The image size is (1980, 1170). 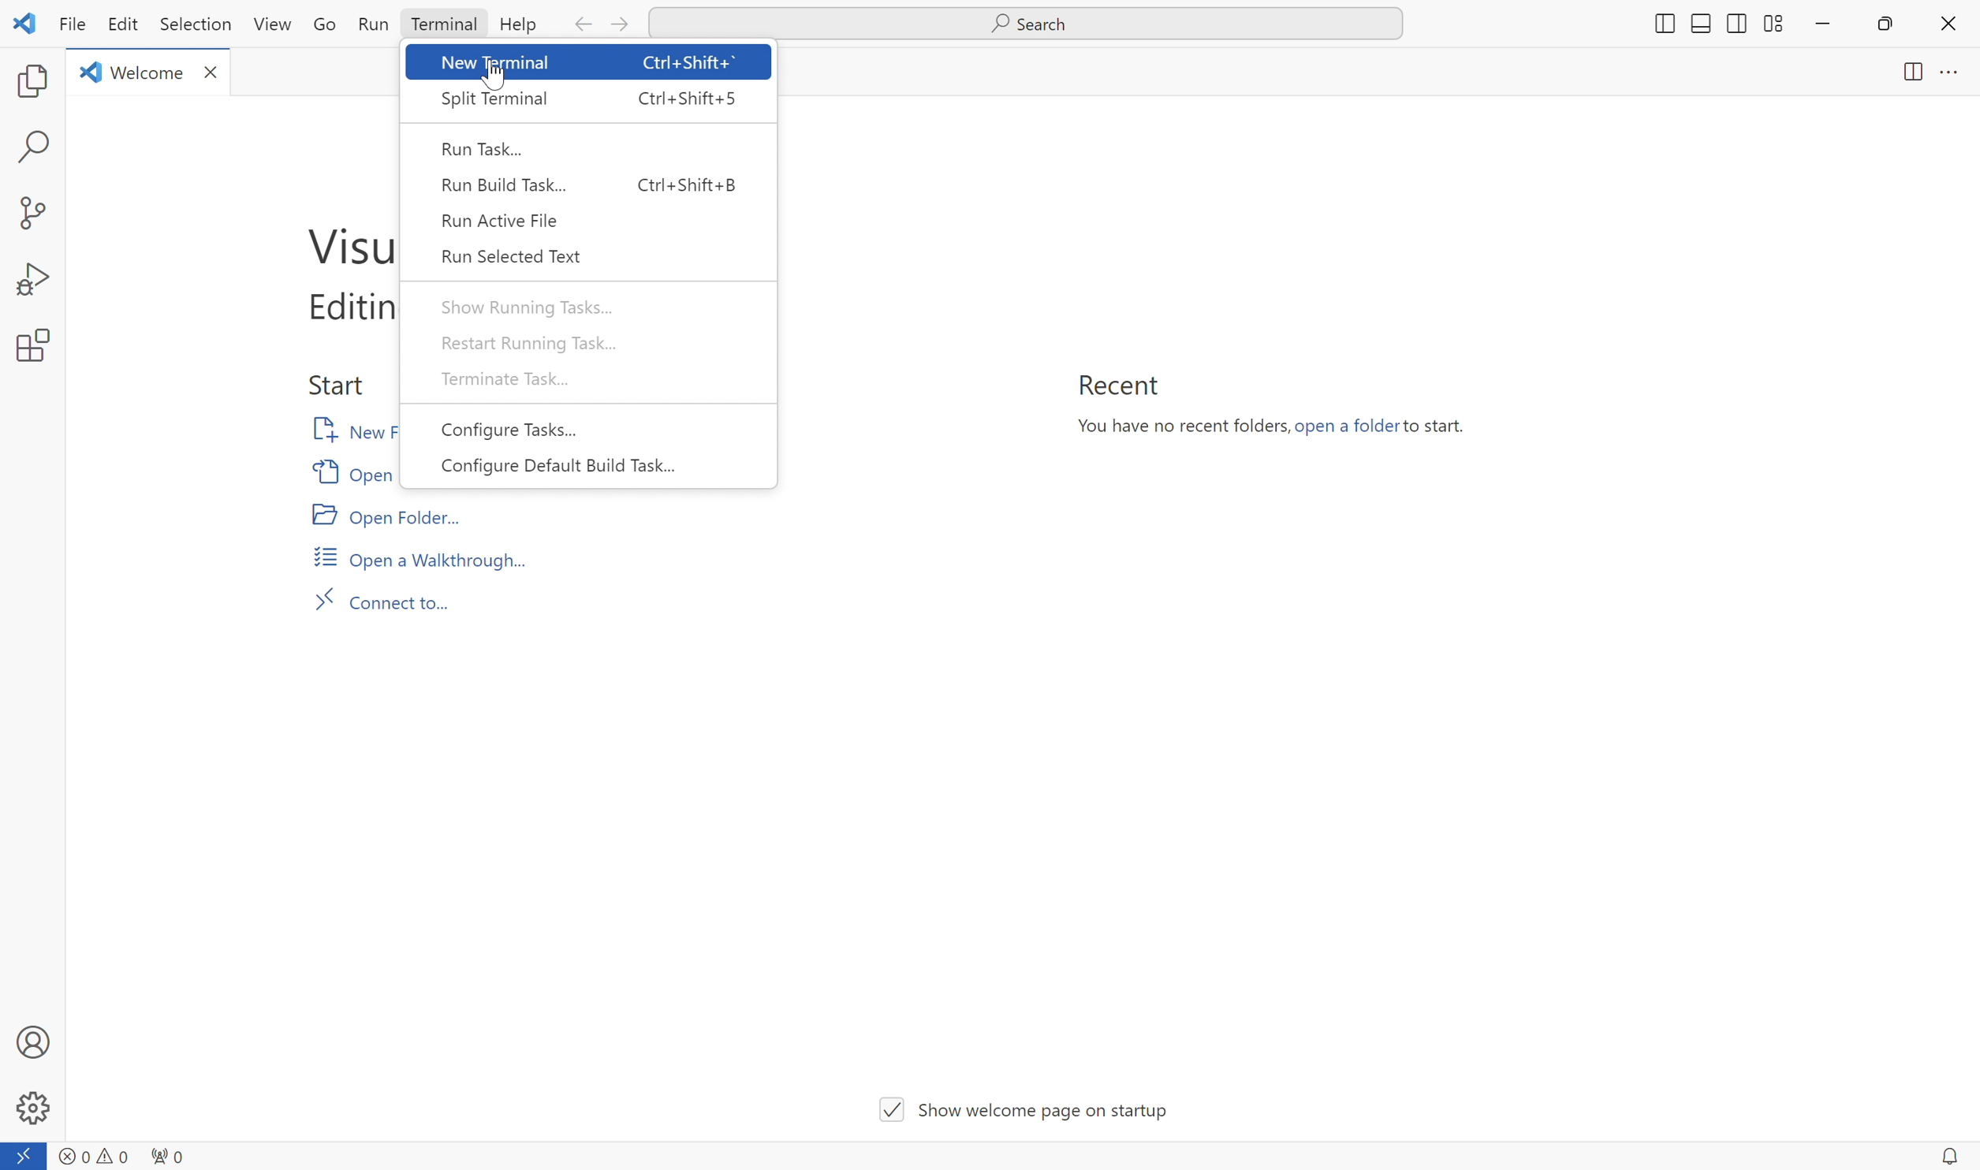 I want to click on , so click(x=1661, y=24).